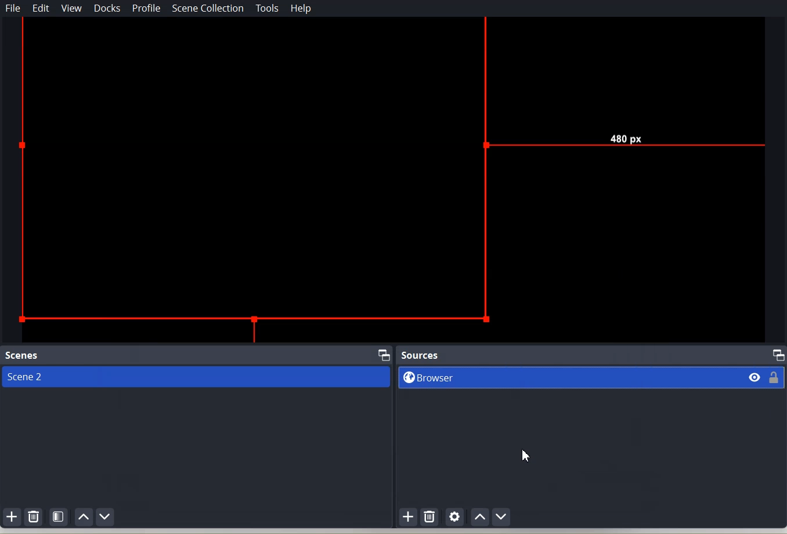 The width and height of the screenshot is (787, 534). Describe the element at coordinates (528, 457) in the screenshot. I see `Cursor` at that location.